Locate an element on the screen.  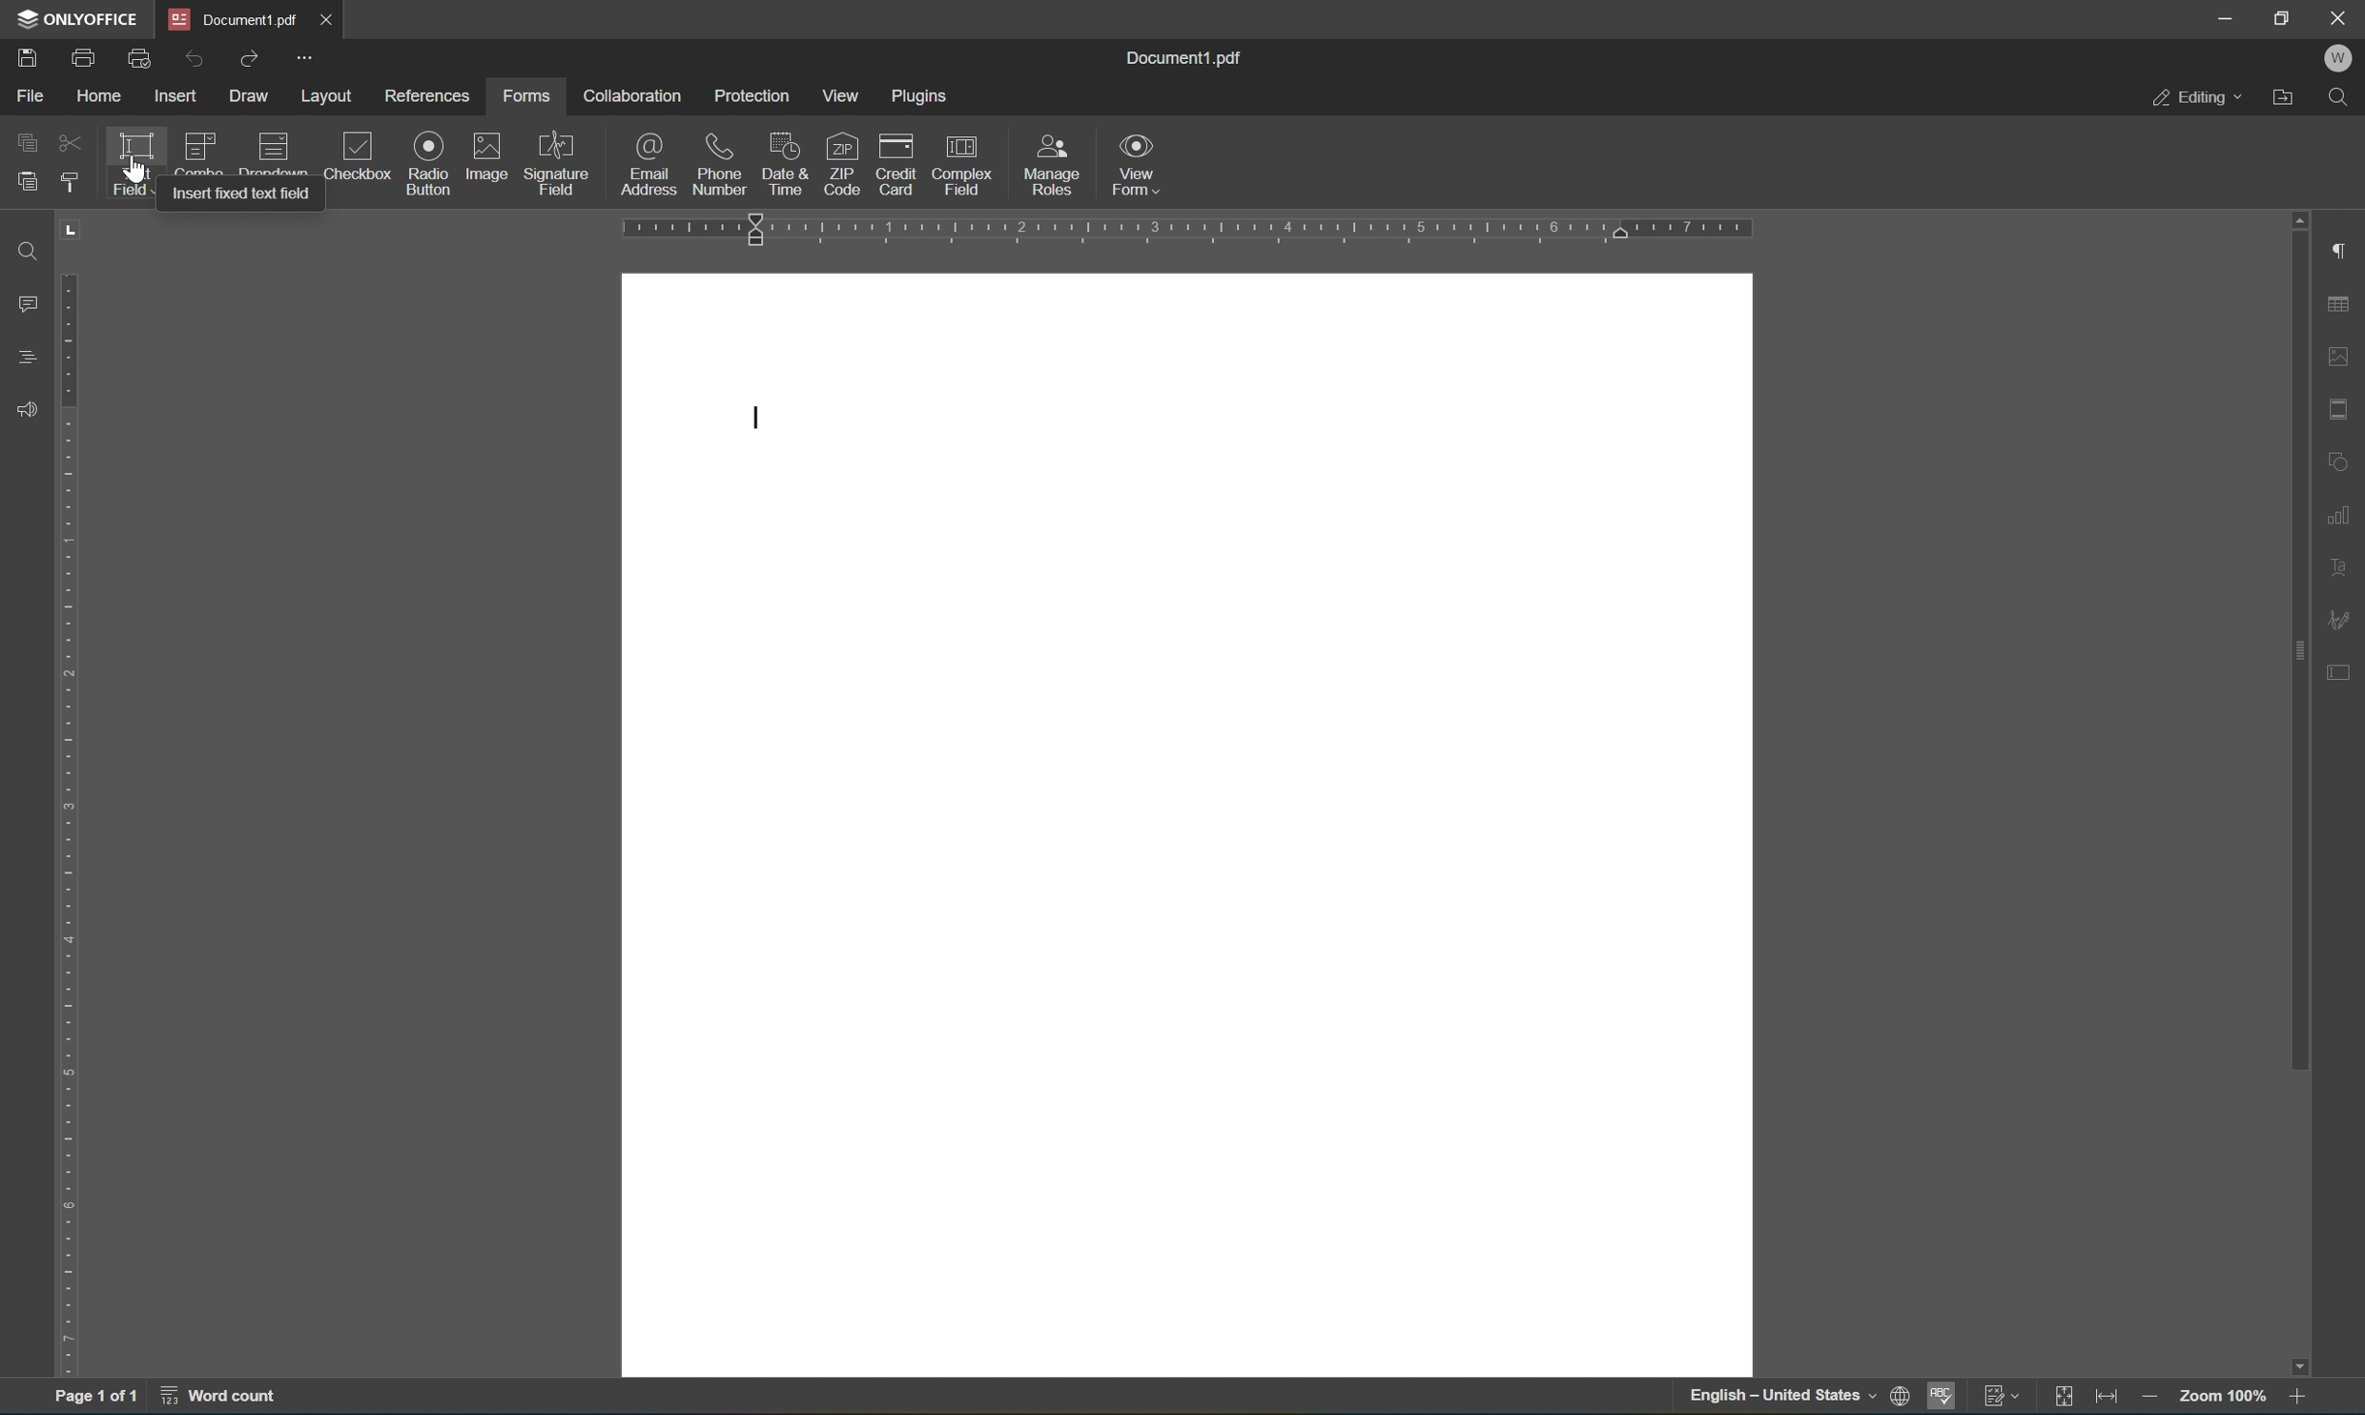
word count is located at coordinates (214, 1394).